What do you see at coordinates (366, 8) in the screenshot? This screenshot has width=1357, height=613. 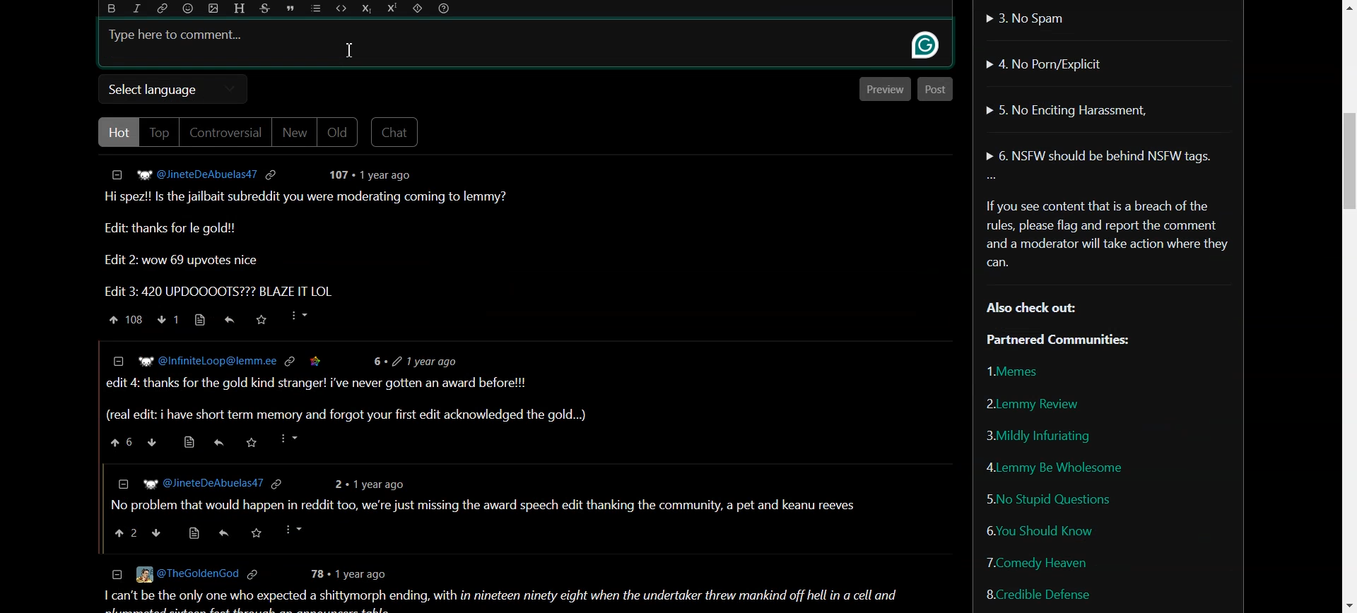 I see `Subscript` at bounding box center [366, 8].